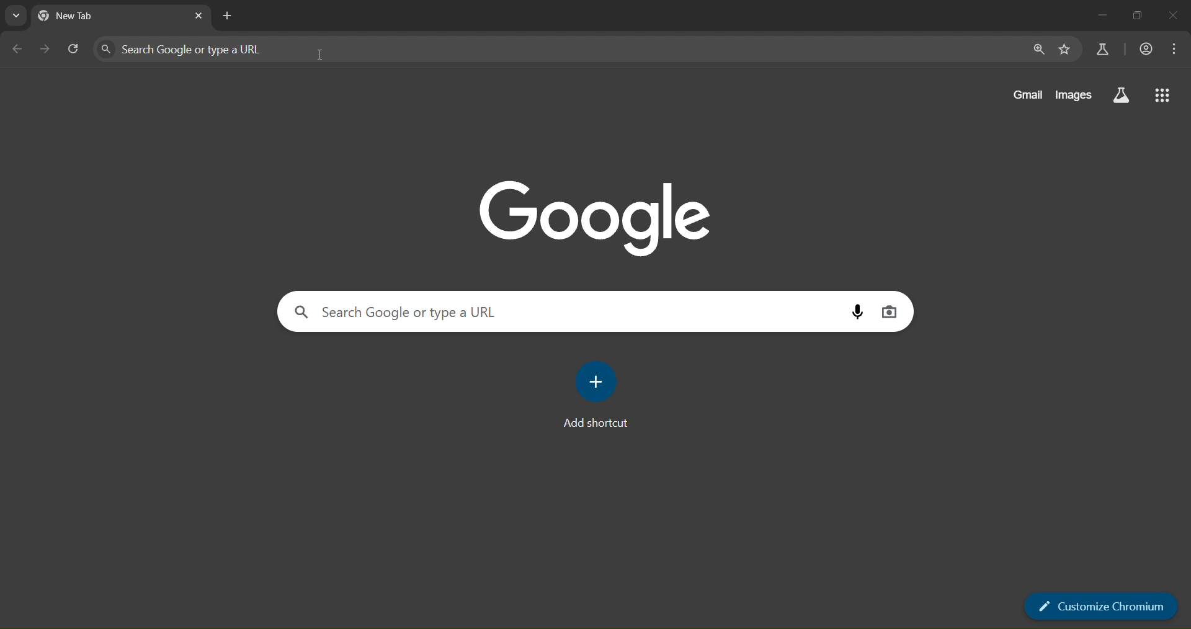 The height and width of the screenshot is (629, 1191). I want to click on image, so click(600, 218).